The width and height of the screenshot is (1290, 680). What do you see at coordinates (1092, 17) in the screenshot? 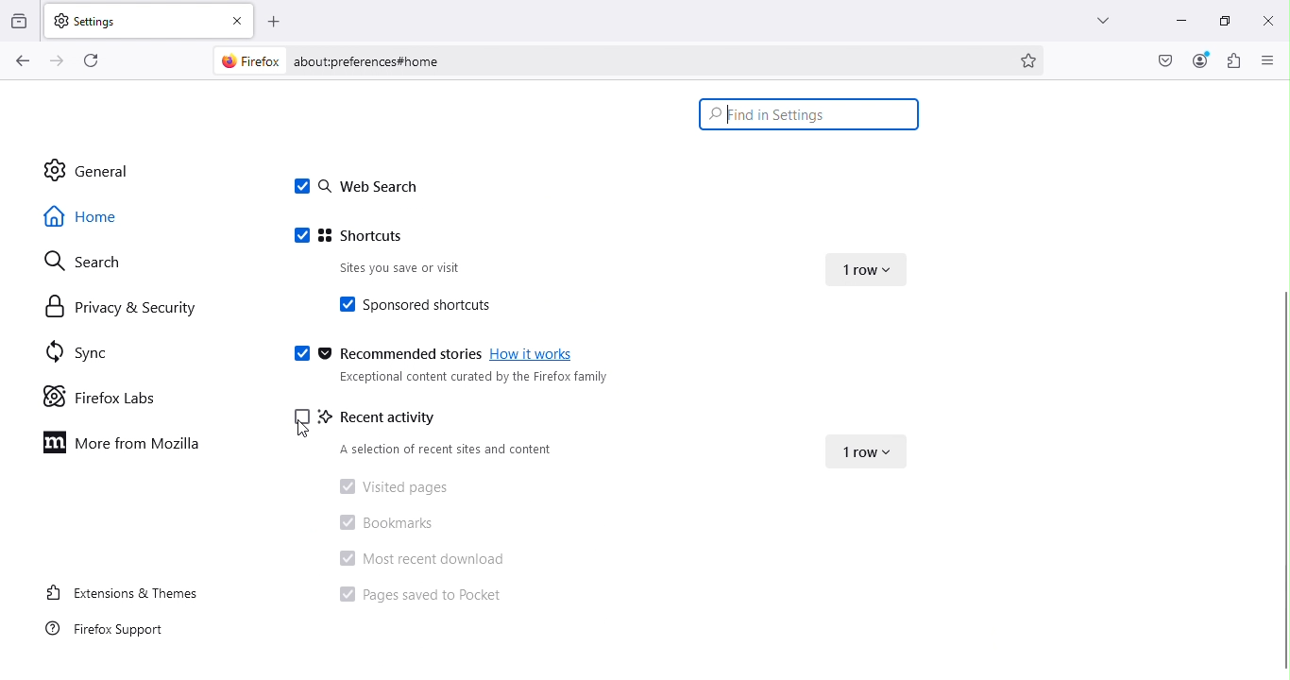
I see `List all tabs` at bounding box center [1092, 17].